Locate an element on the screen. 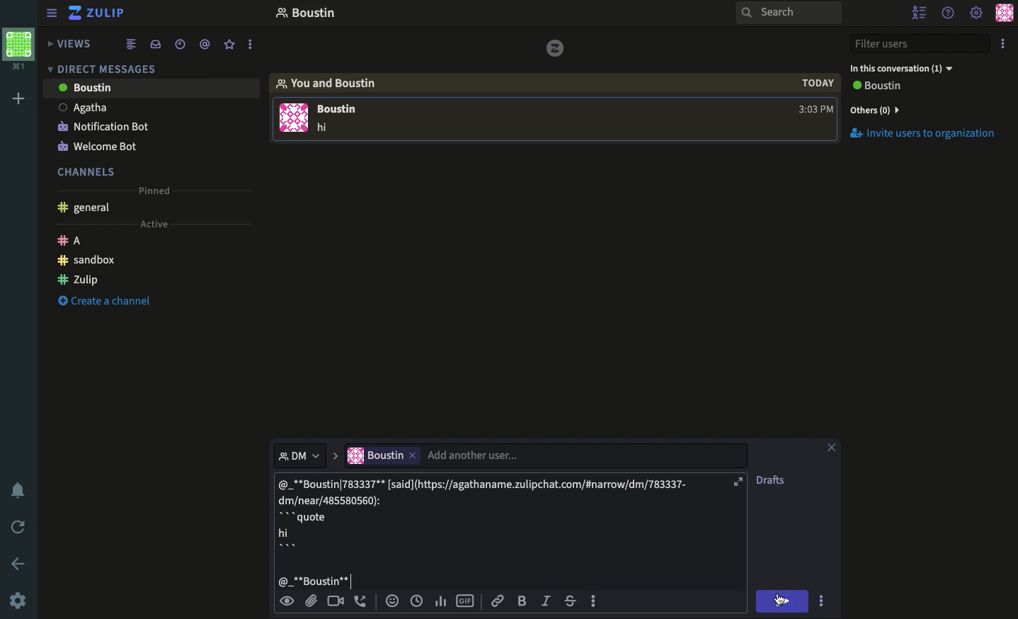 The height and width of the screenshot is (619, 1018). Mouse Cursor is located at coordinates (782, 603).